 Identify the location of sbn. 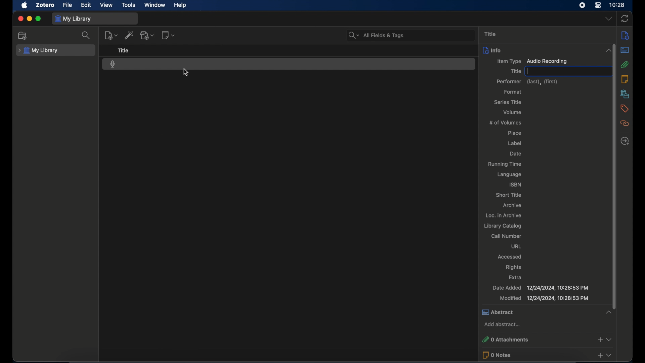
(514, 184).